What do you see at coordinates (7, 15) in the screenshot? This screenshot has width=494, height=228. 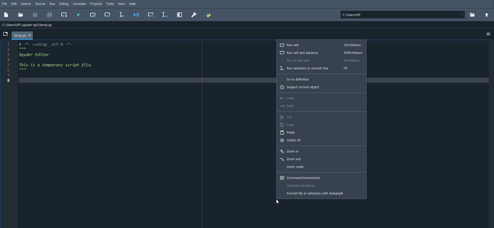 I see `New file` at bounding box center [7, 15].